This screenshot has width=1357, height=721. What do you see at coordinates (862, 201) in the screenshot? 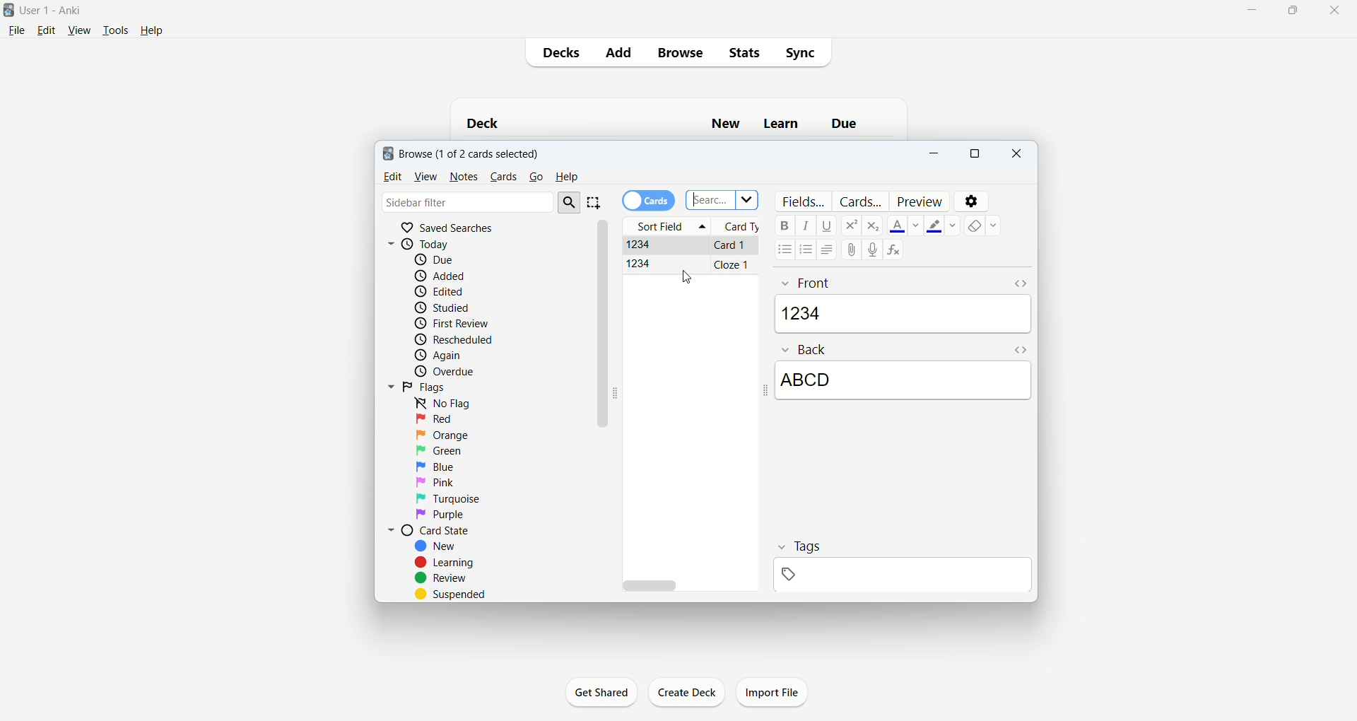
I see `card` at bounding box center [862, 201].